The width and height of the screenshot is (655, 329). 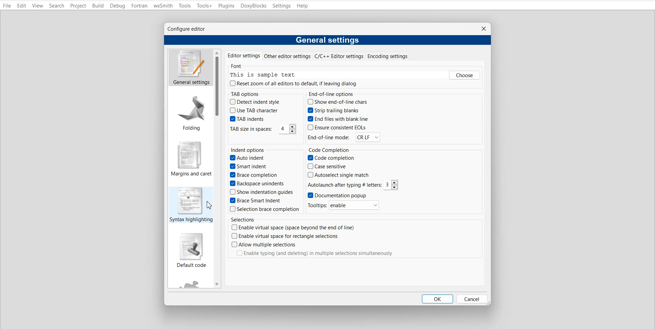 I want to click on Autoselect single match, so click(x=339, y=175).